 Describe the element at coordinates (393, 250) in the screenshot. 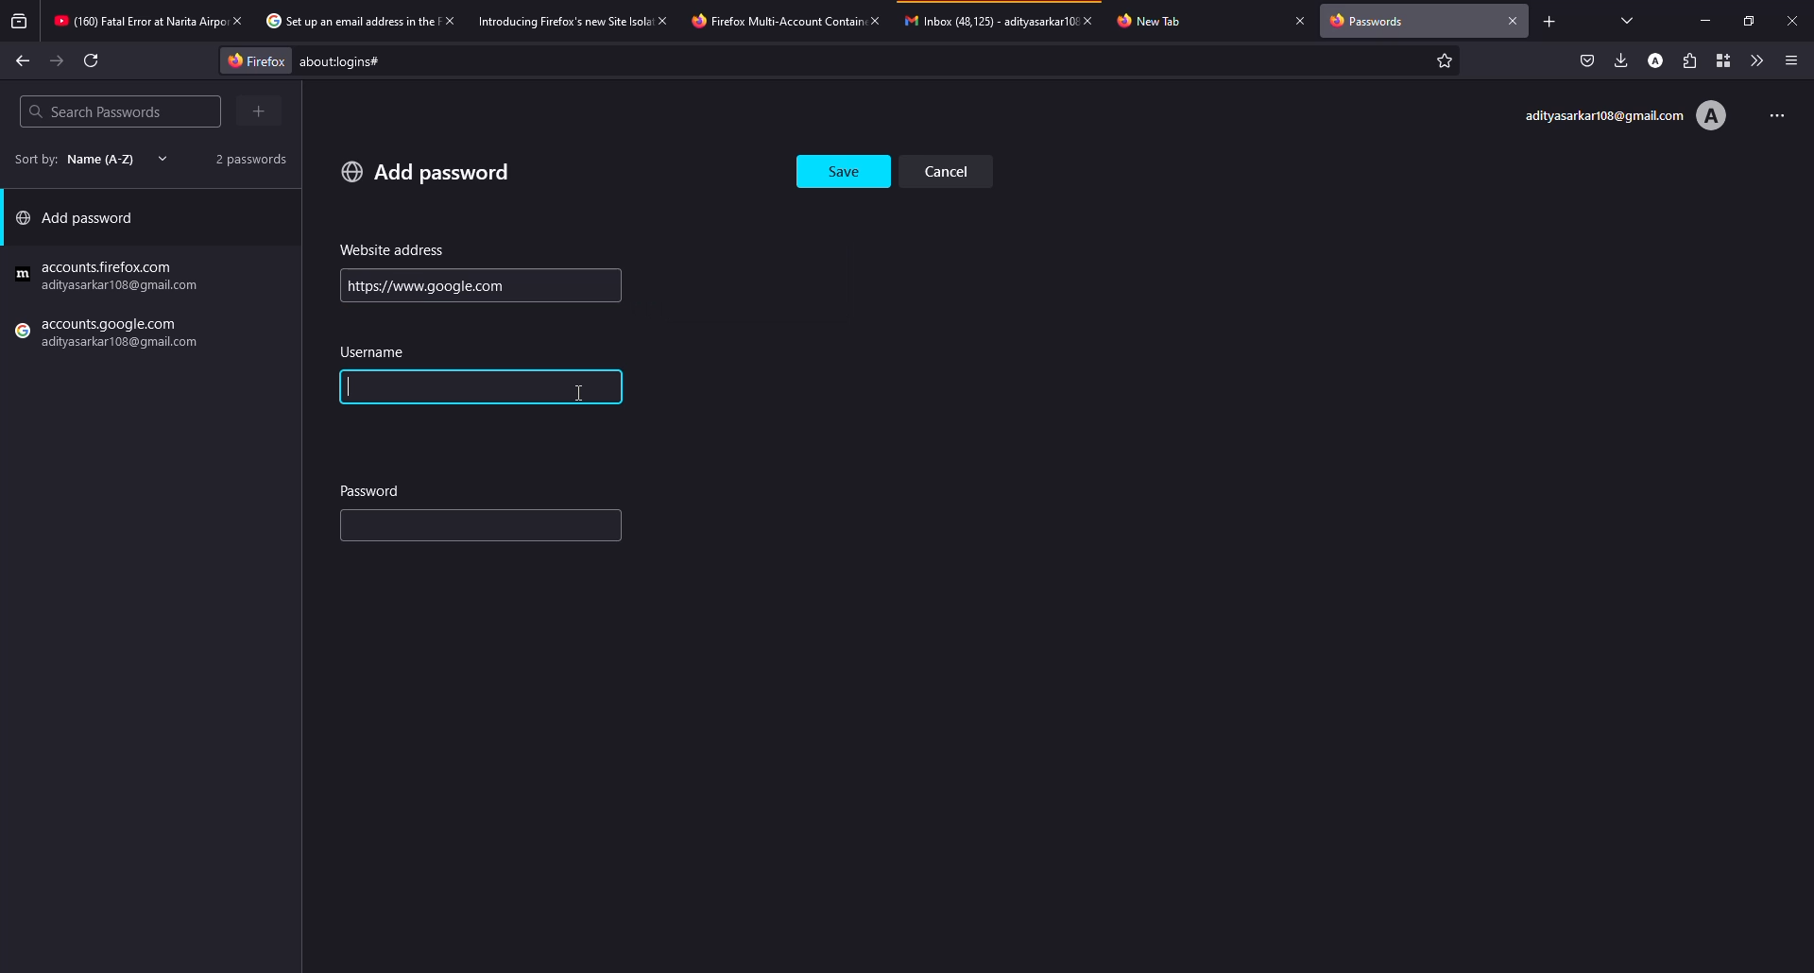

I see `address` at that location.